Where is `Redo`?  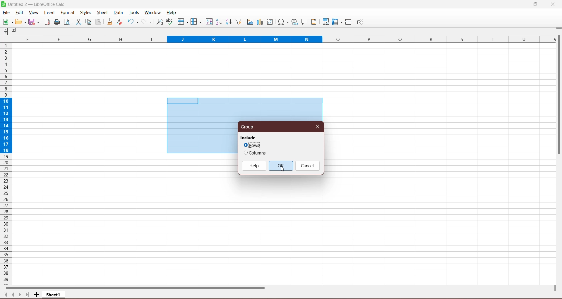
Redo is located at coordinates (147, 22).